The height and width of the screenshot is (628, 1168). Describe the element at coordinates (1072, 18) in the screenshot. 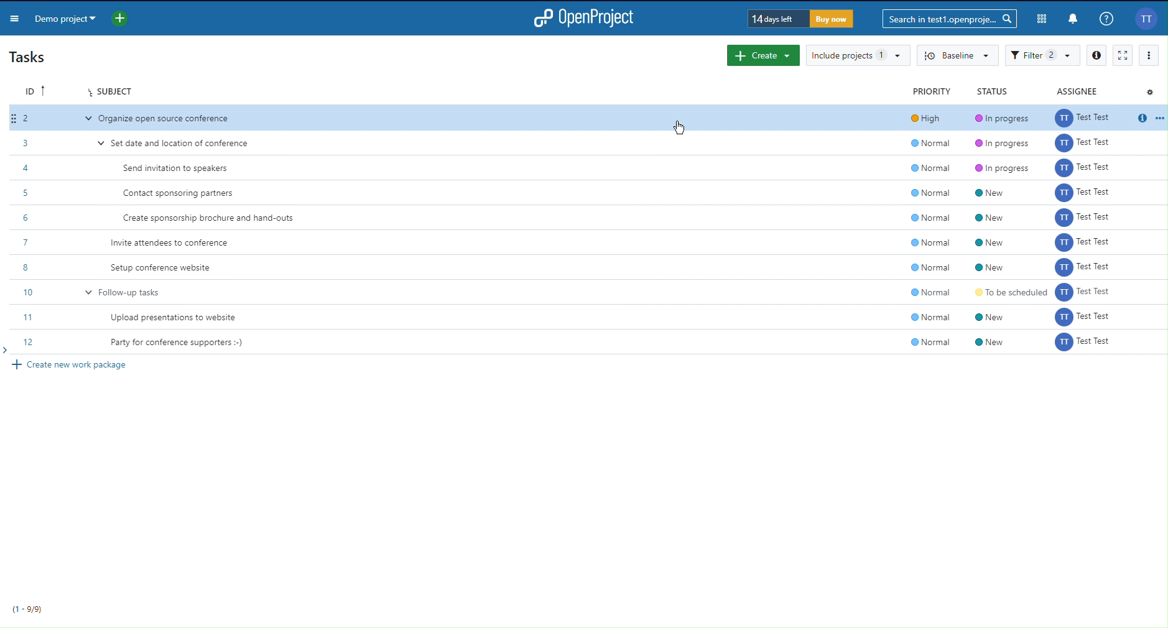

I see `Notifications` at that location.